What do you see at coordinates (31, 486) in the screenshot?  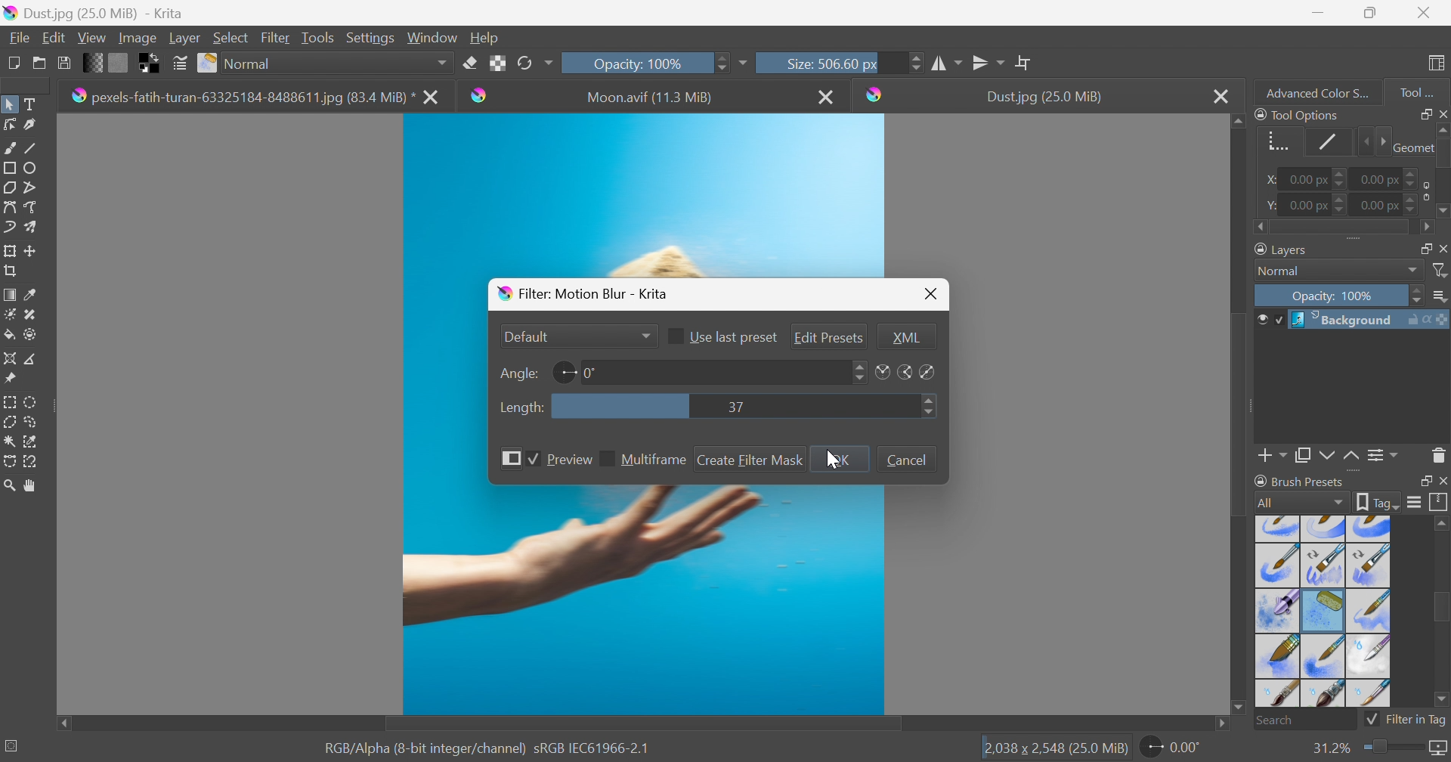 I see `Pan tool` at bounding box center [31, 486].